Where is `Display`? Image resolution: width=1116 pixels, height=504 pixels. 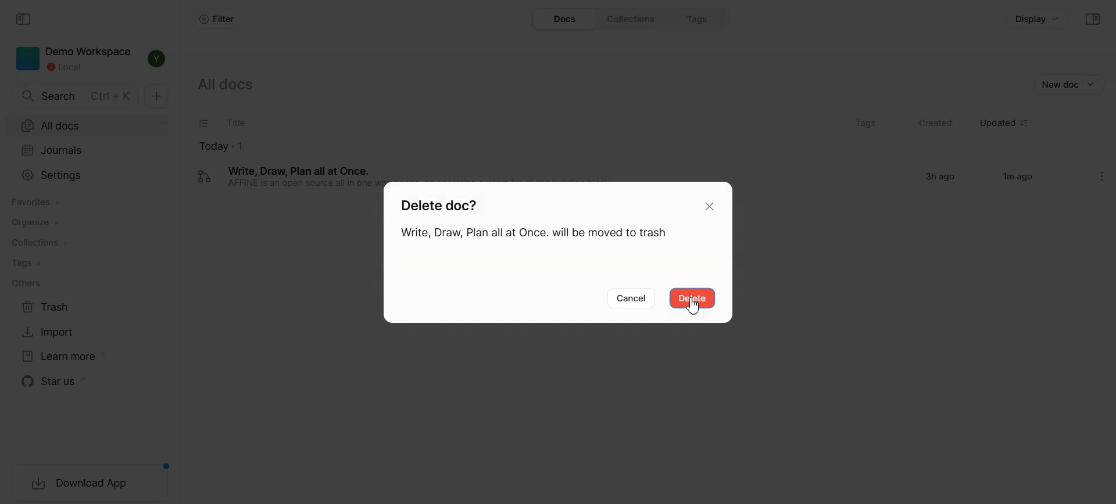 Display is located at coordinates (1039, 19).